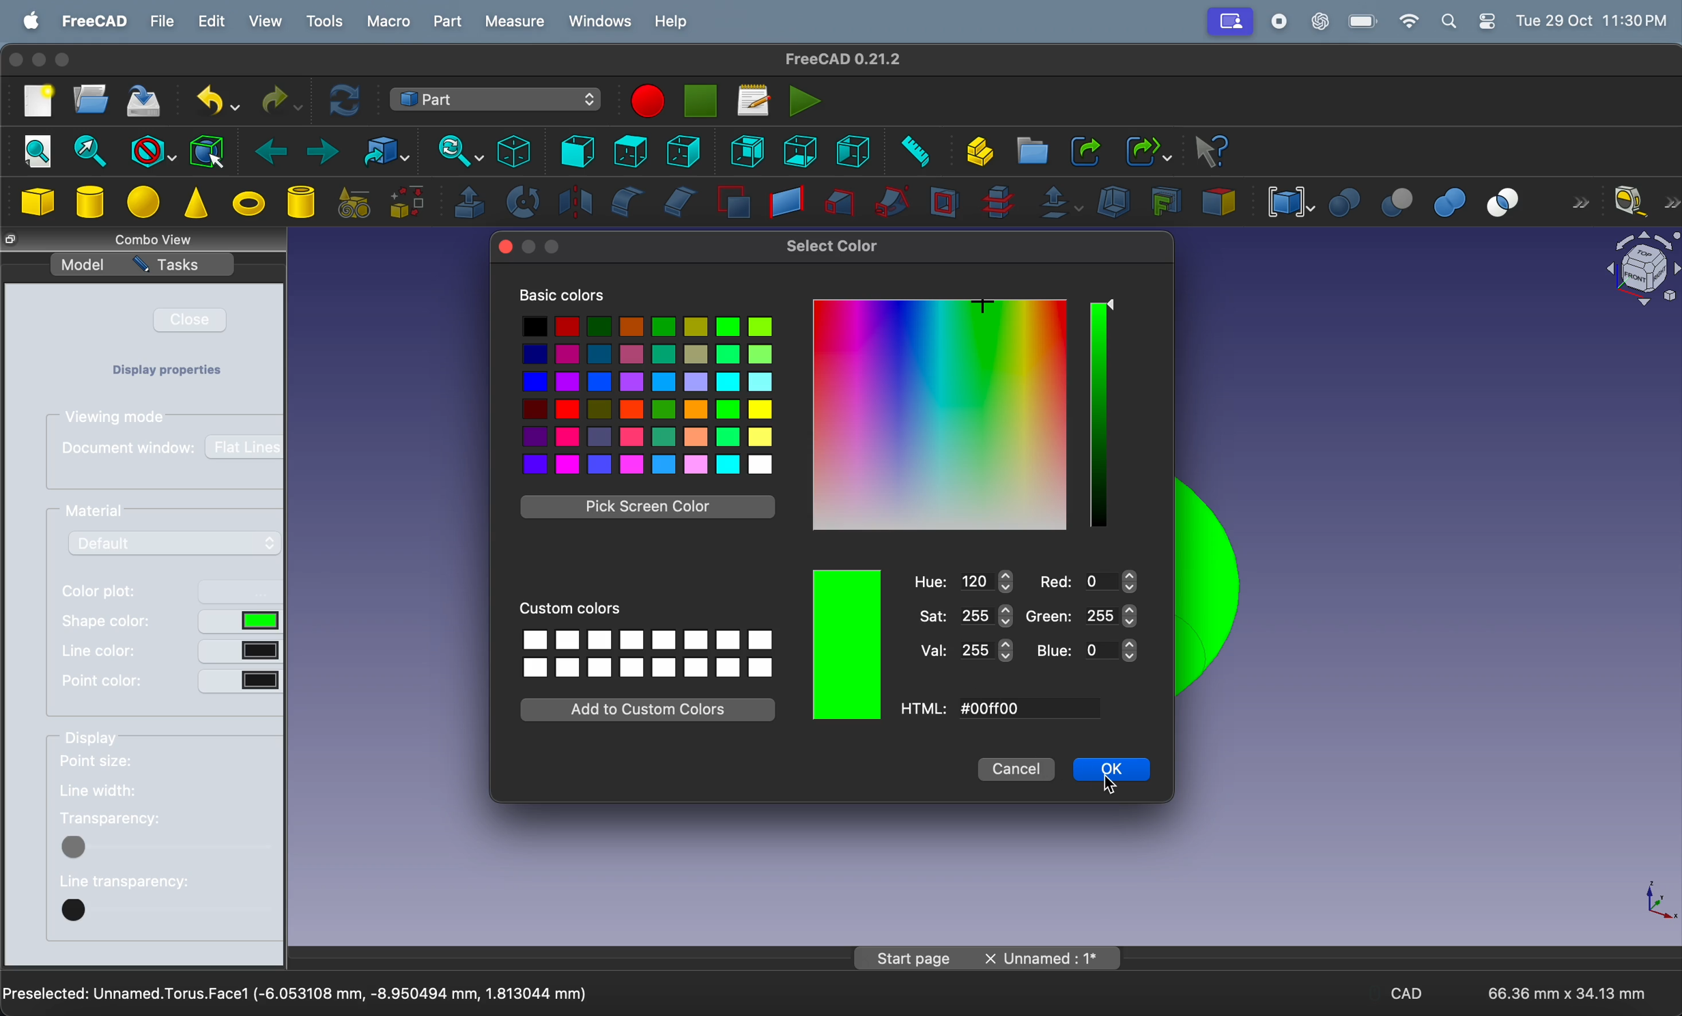  What do you see at coordinates (213, 21) in the screenshot?
I see `edit` at bounding box center [213, 21].